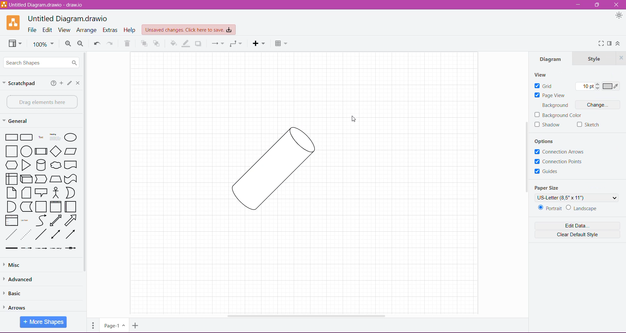 This screenshot has height=333, width=626. I want to click on Waypoints, so click(235, 44).